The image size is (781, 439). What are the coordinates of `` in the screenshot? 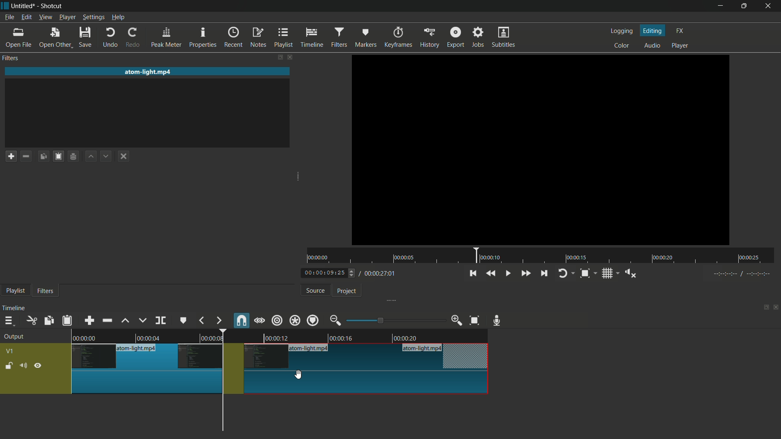 It's located at (740, 275).